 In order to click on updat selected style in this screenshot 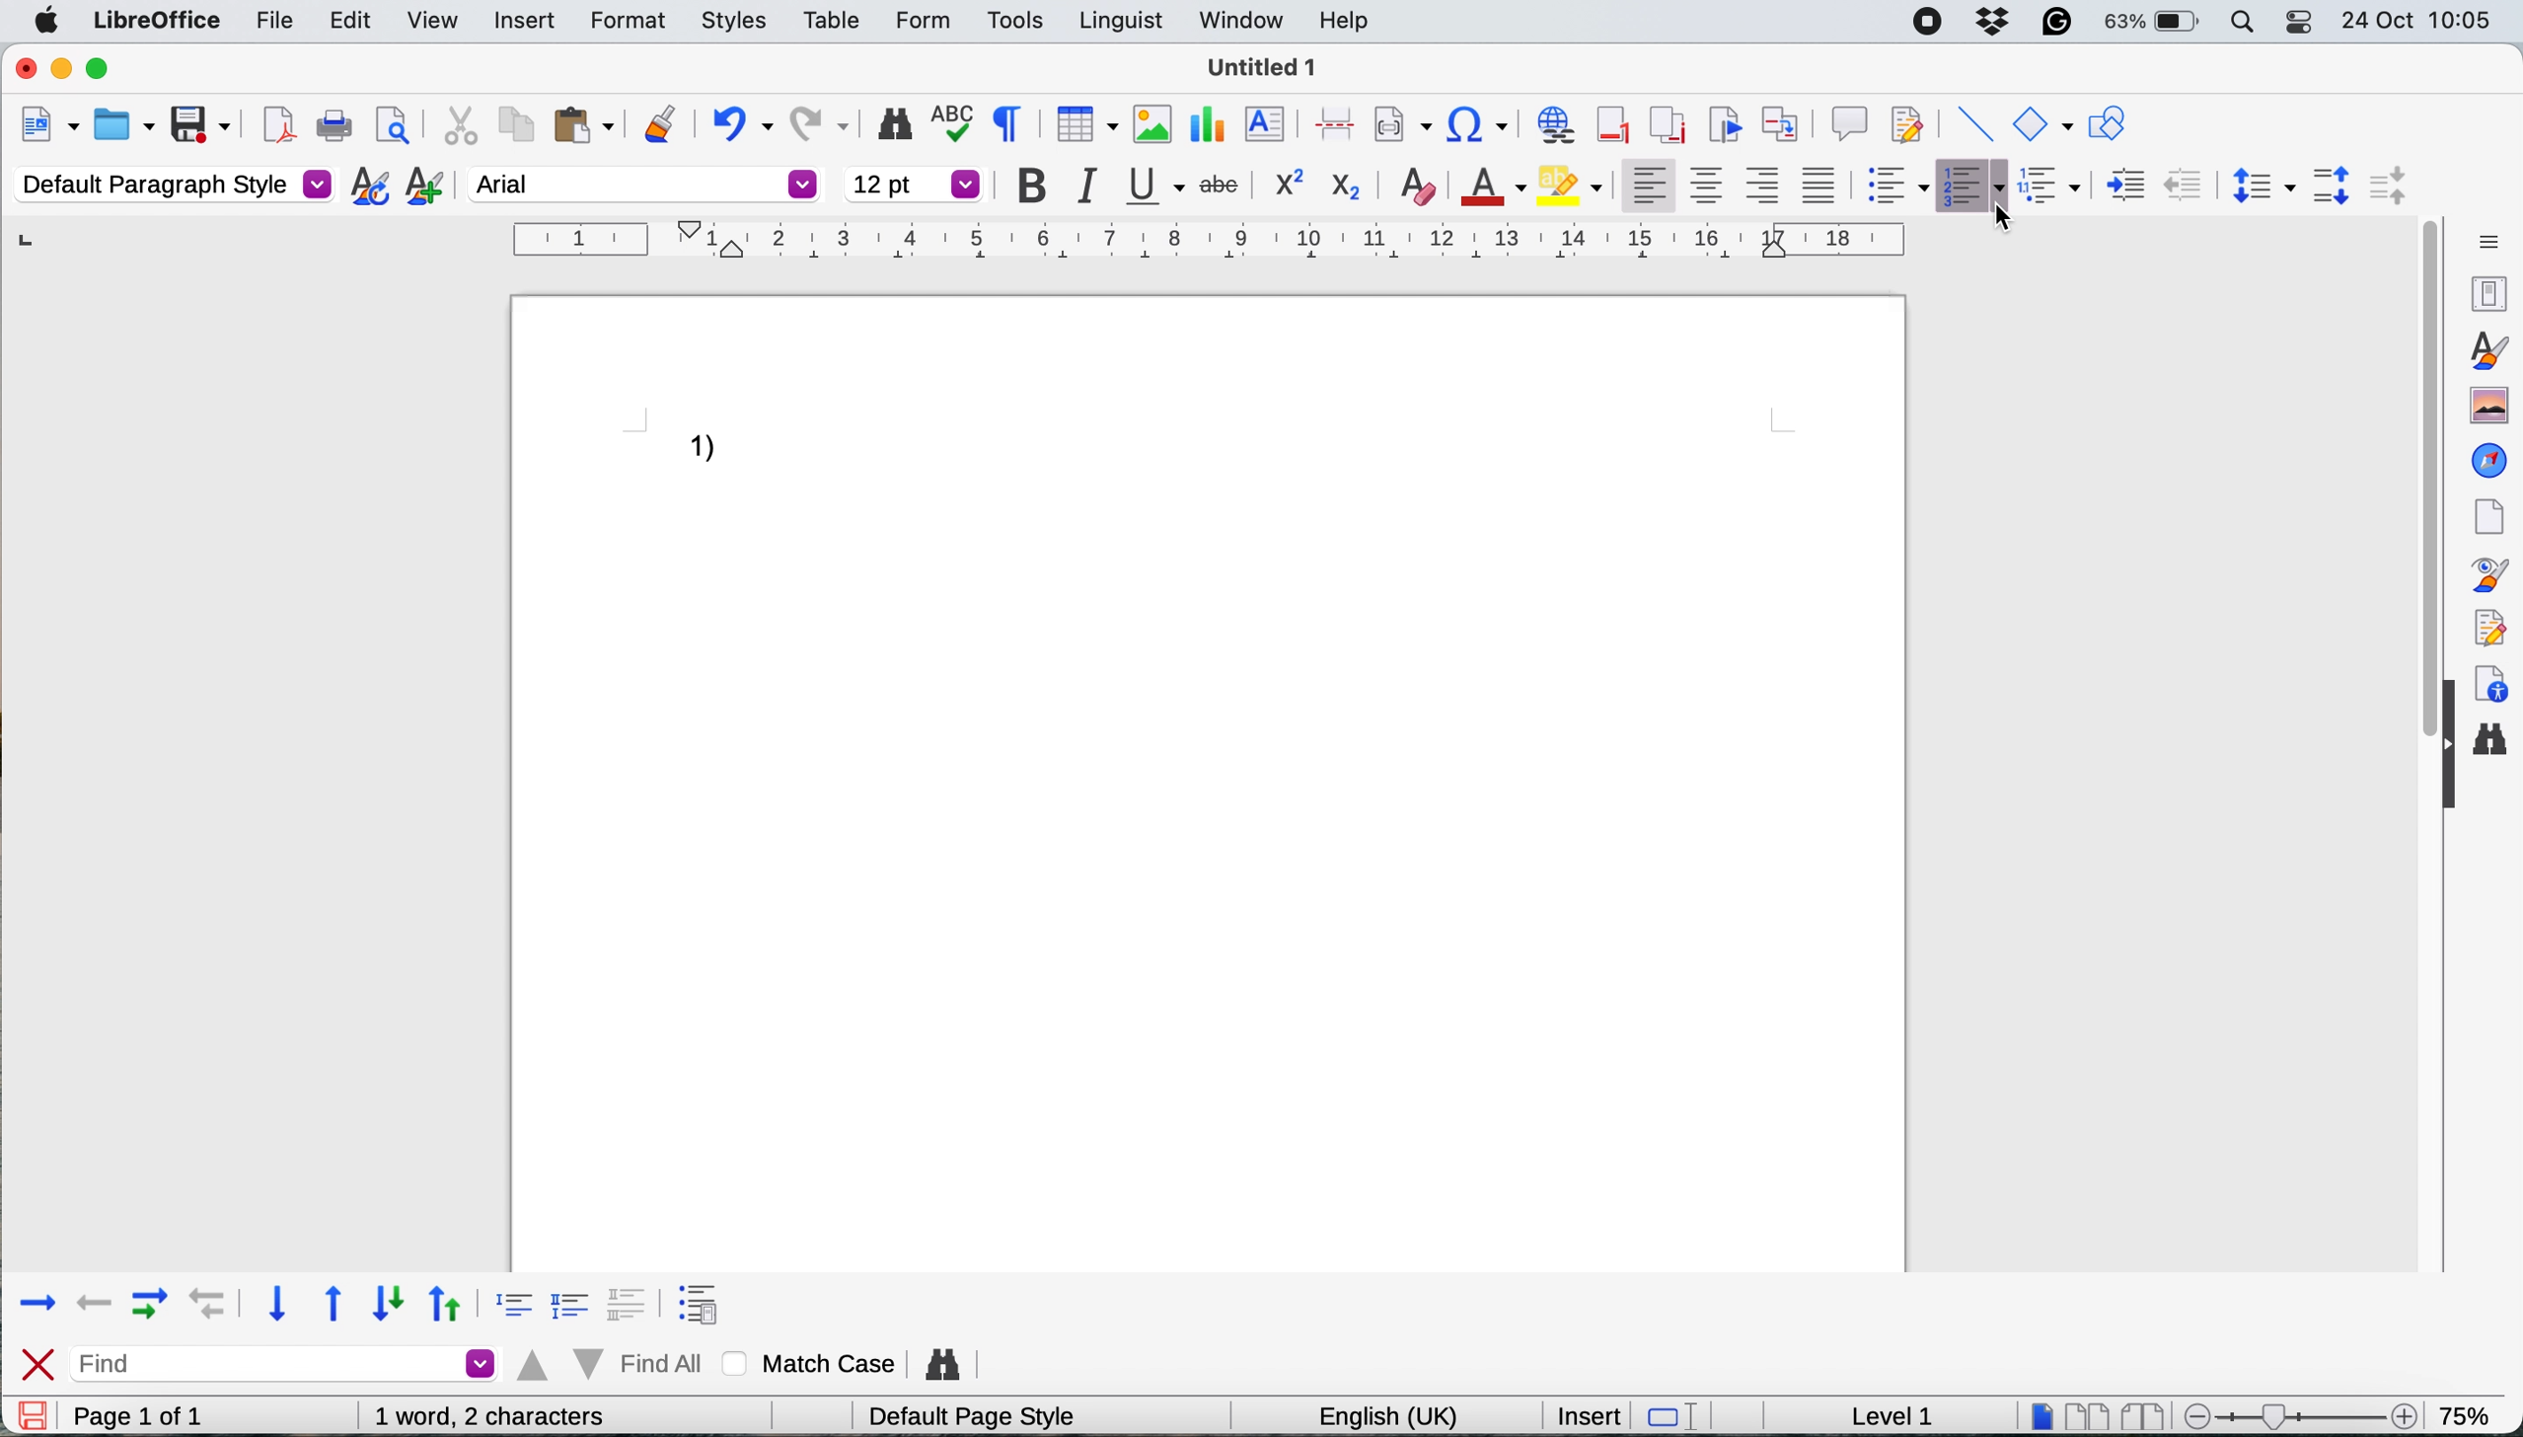, I will do `click(368, 186)`.